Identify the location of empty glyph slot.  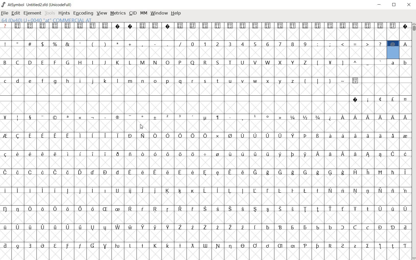
(204, 254).